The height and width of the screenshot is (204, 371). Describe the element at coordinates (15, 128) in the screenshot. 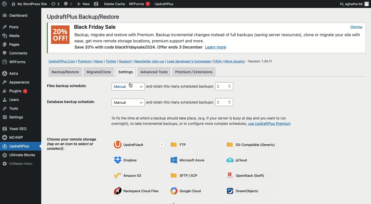

I see `Yoast SEO` at that location.